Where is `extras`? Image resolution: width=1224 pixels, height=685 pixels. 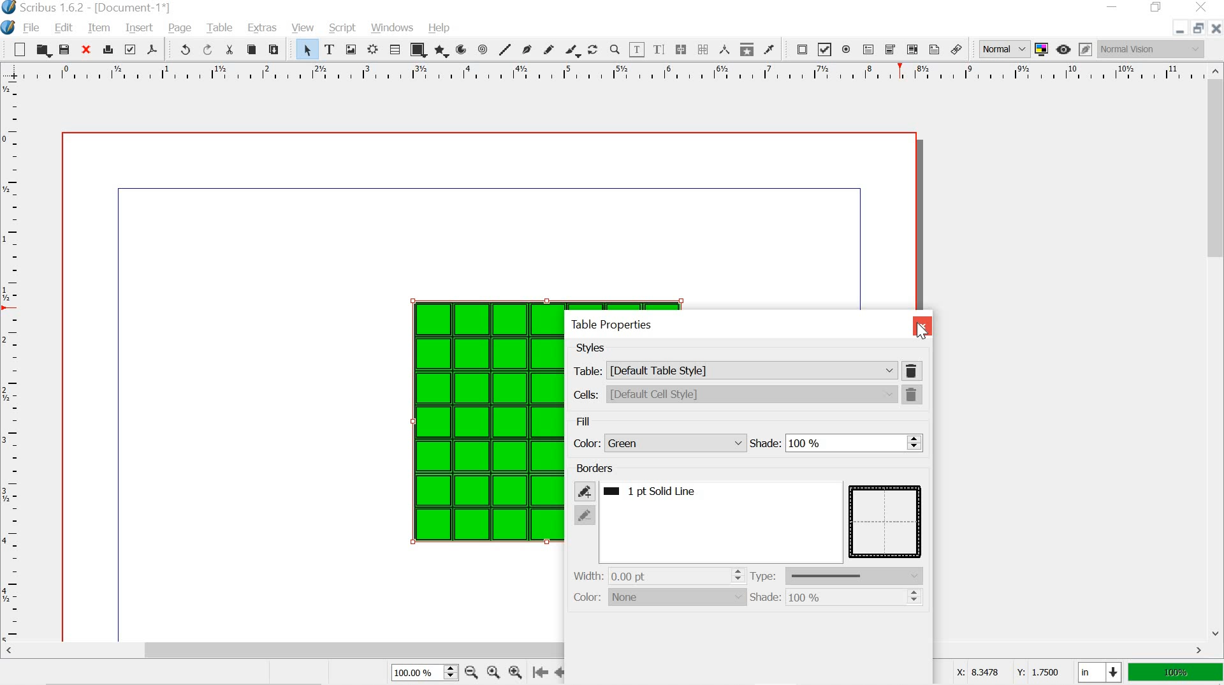 extras is located at coordinates (259, 29).